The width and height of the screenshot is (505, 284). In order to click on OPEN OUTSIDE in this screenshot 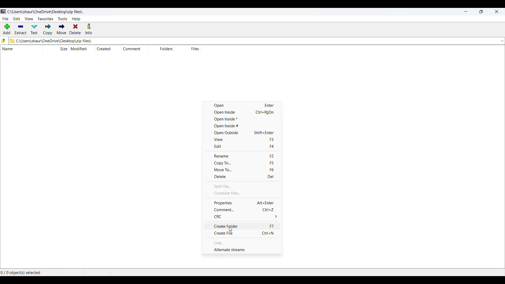, I will do `click(247, 133)`.